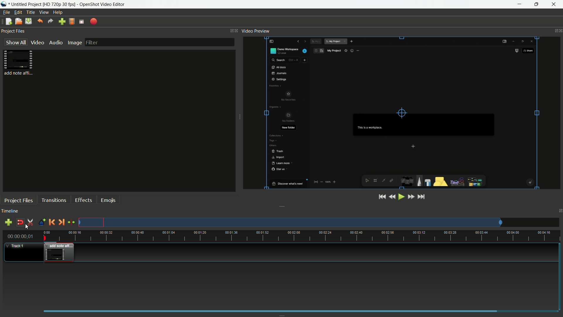 This screenshot has height=317, width=563. Describe the element at coordinates (291, 222) in the screenshot. I see `preview track layout` at that location.